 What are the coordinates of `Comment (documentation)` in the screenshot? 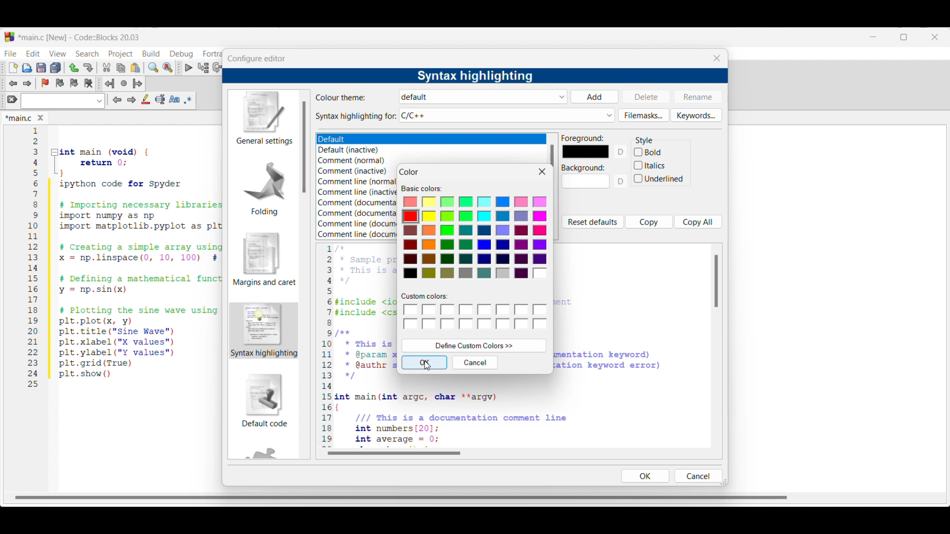 It's located at (358, 202).